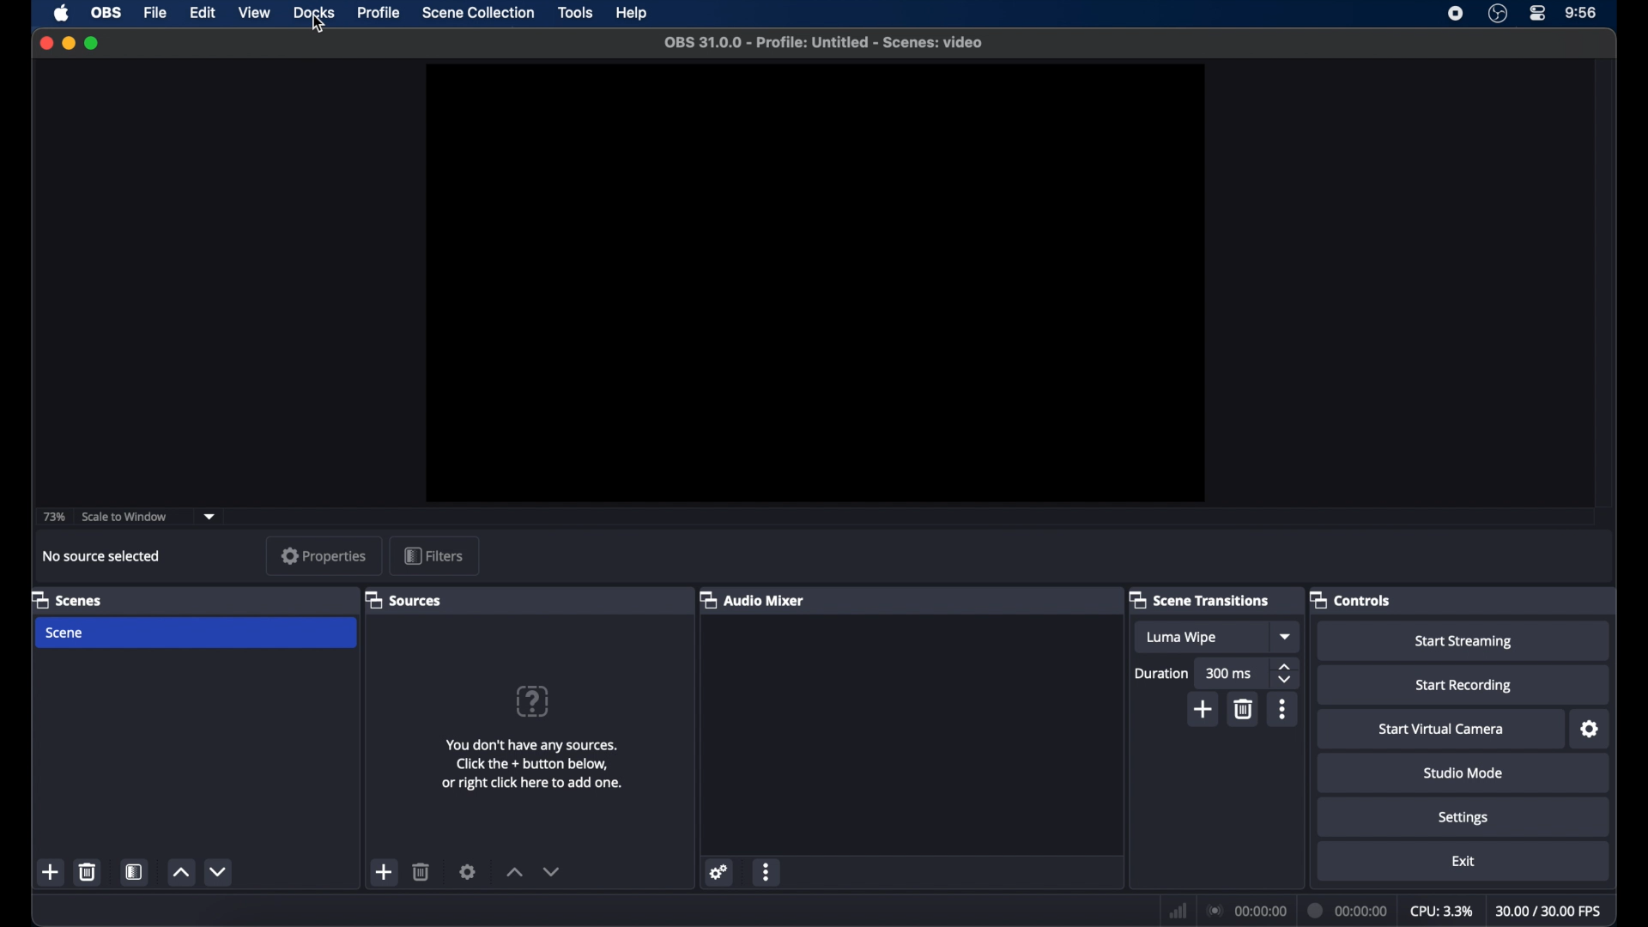 The height and width of the screenshot is (927, 1648). I want to click on edit, so click(202, 13).